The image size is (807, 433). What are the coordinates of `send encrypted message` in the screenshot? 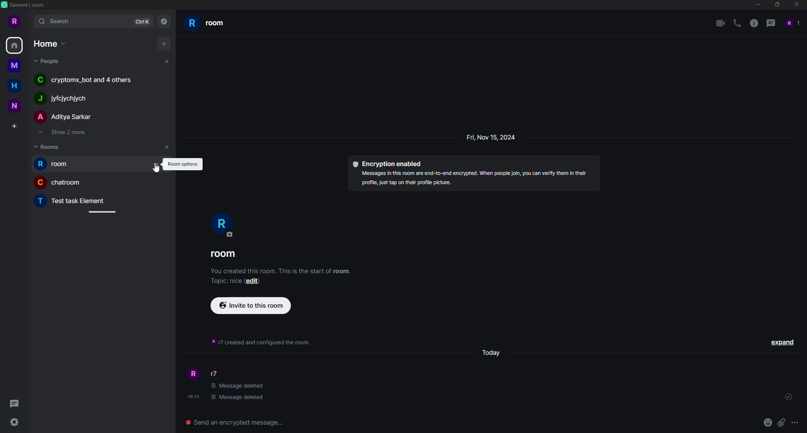 It's located at (238, 421).